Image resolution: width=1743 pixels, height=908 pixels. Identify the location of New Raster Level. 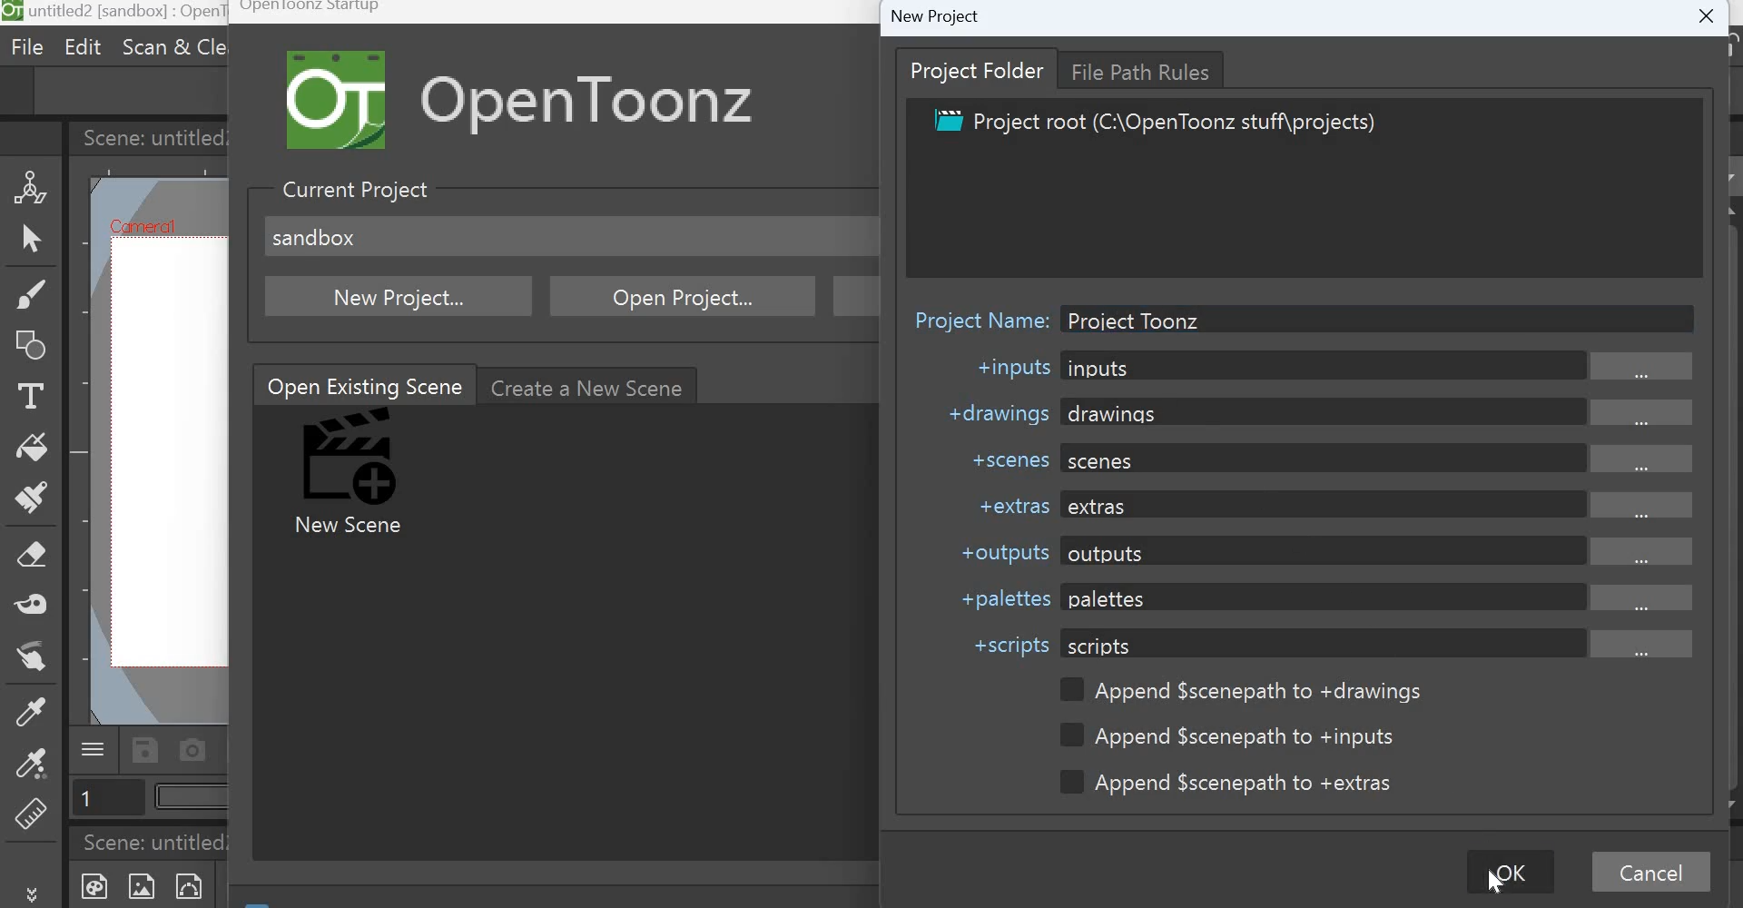
(148, 886).